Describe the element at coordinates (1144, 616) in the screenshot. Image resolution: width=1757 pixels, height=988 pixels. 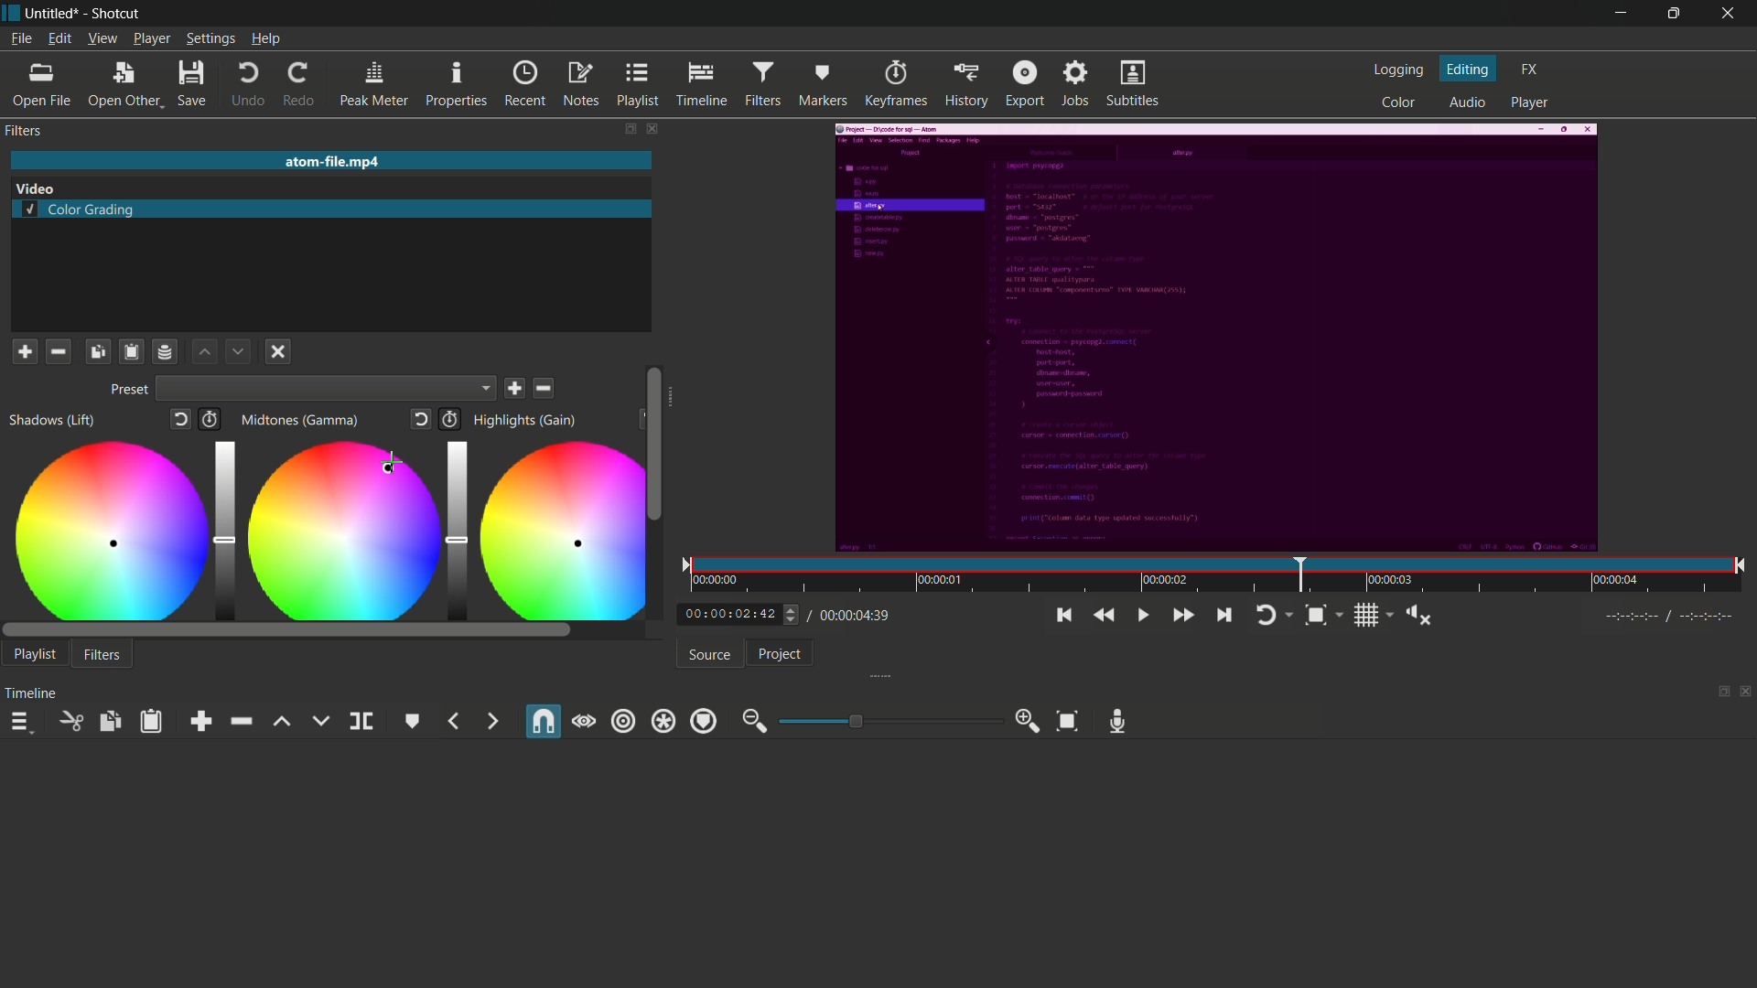
I see `toggle play or pause` at that location.